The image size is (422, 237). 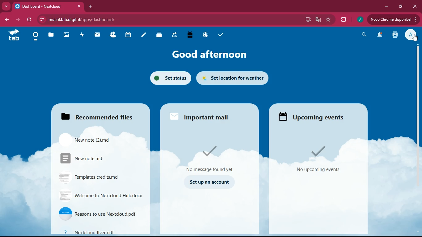 I want to click on google , so click(x=317, y=20).